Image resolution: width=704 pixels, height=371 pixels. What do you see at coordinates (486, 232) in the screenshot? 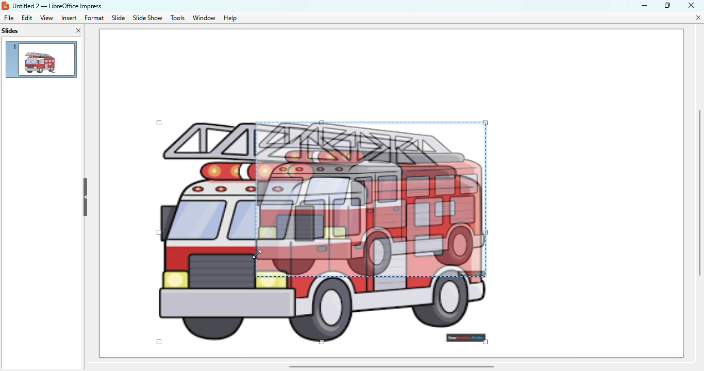
I see `corner handles` at bounding box center [486, 232].